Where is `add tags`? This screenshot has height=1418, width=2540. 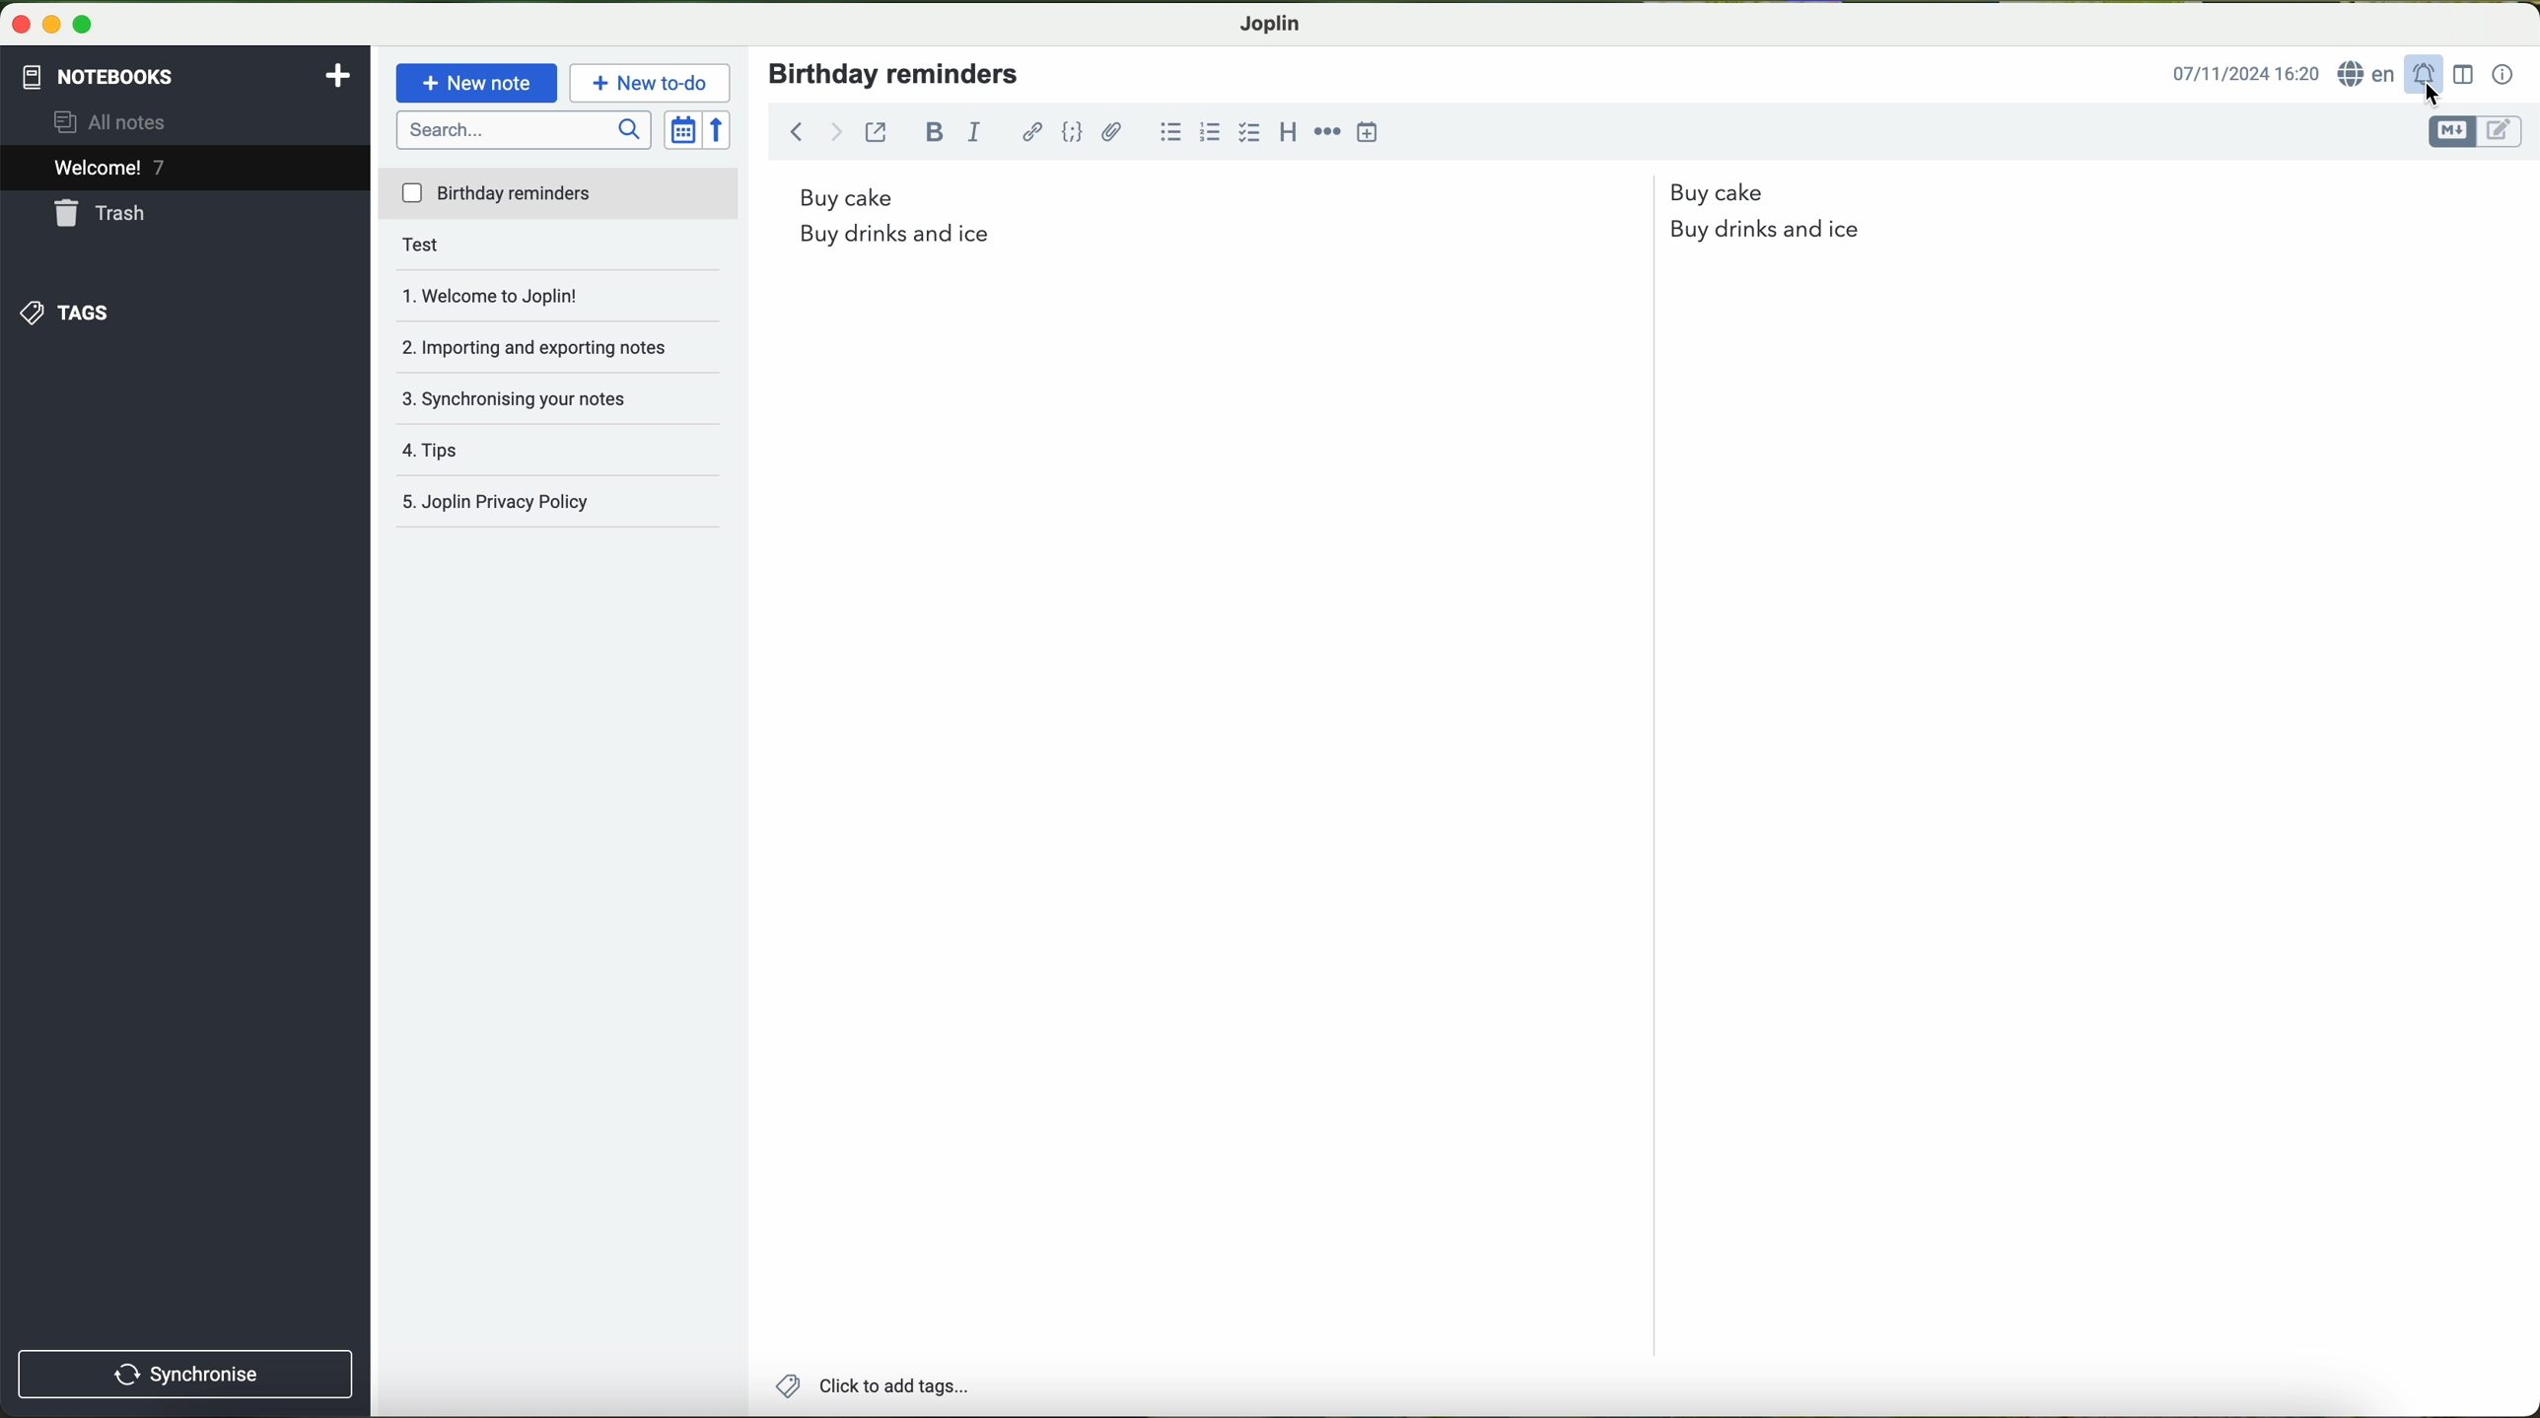 add tags is located at coordinates (878, 1385).